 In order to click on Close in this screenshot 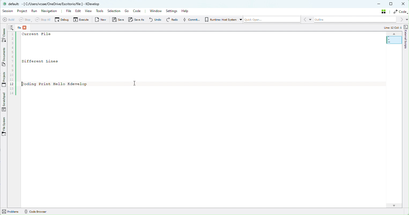, I will do `click(403, 4)`.